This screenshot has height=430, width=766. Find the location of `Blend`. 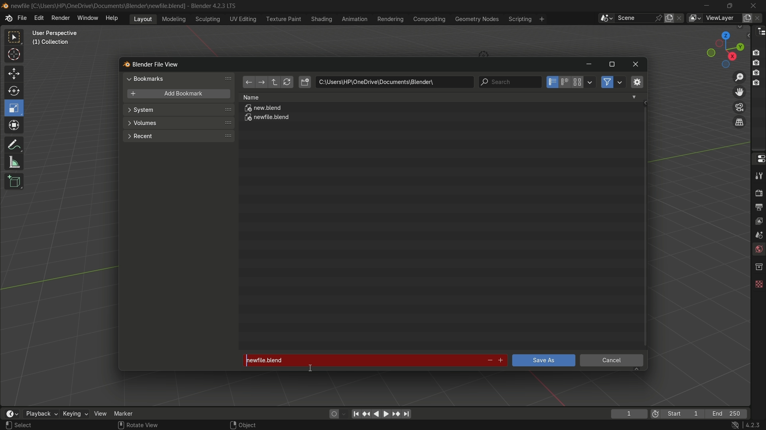

Blend is located at coordinates (5, 5).